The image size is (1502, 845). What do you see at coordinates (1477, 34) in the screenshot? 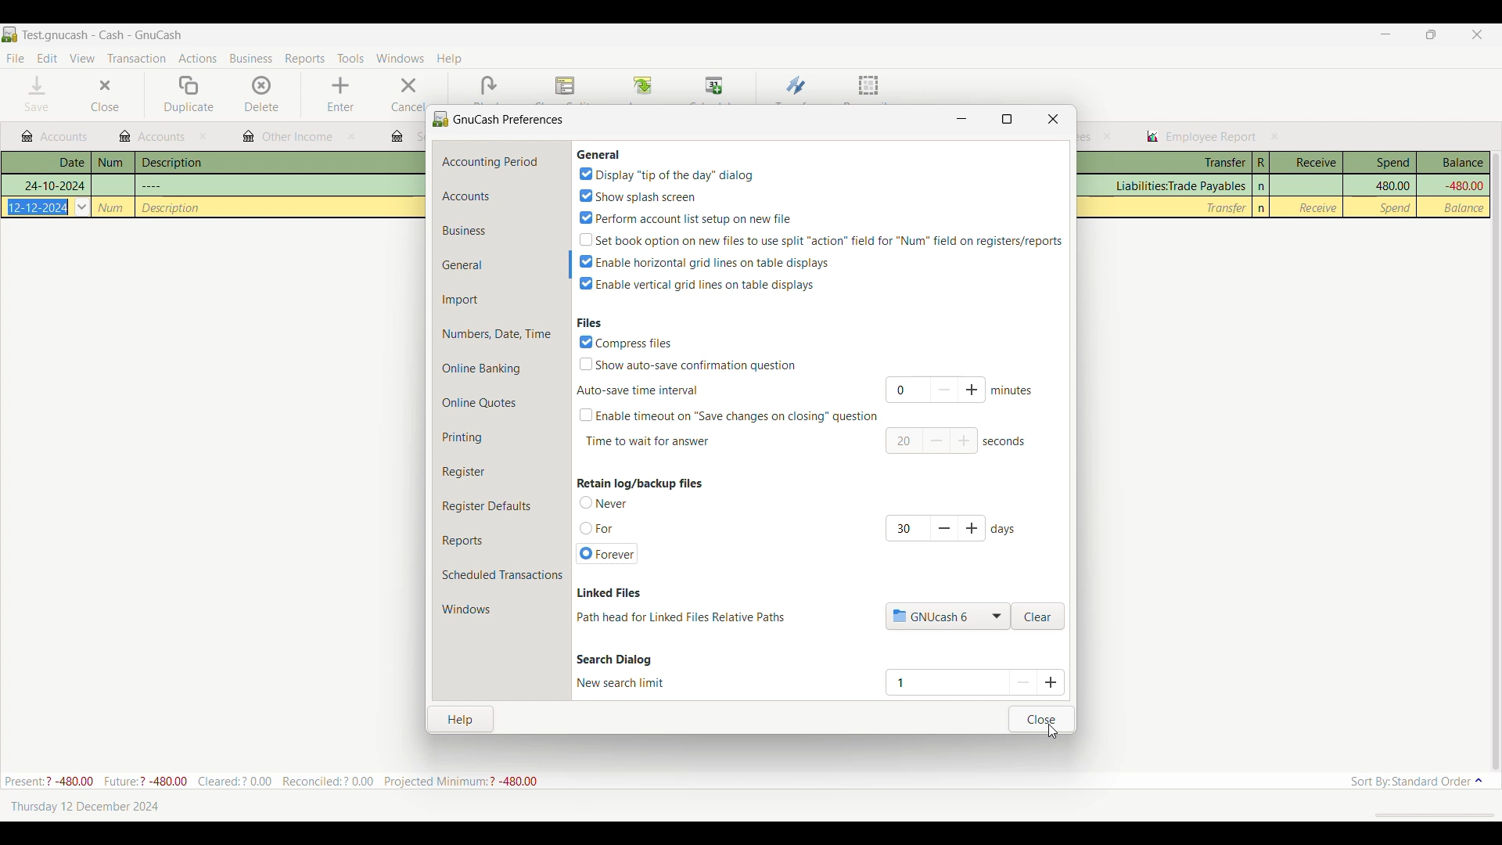
I see `Close interface` at bounding box center [1477, 34].